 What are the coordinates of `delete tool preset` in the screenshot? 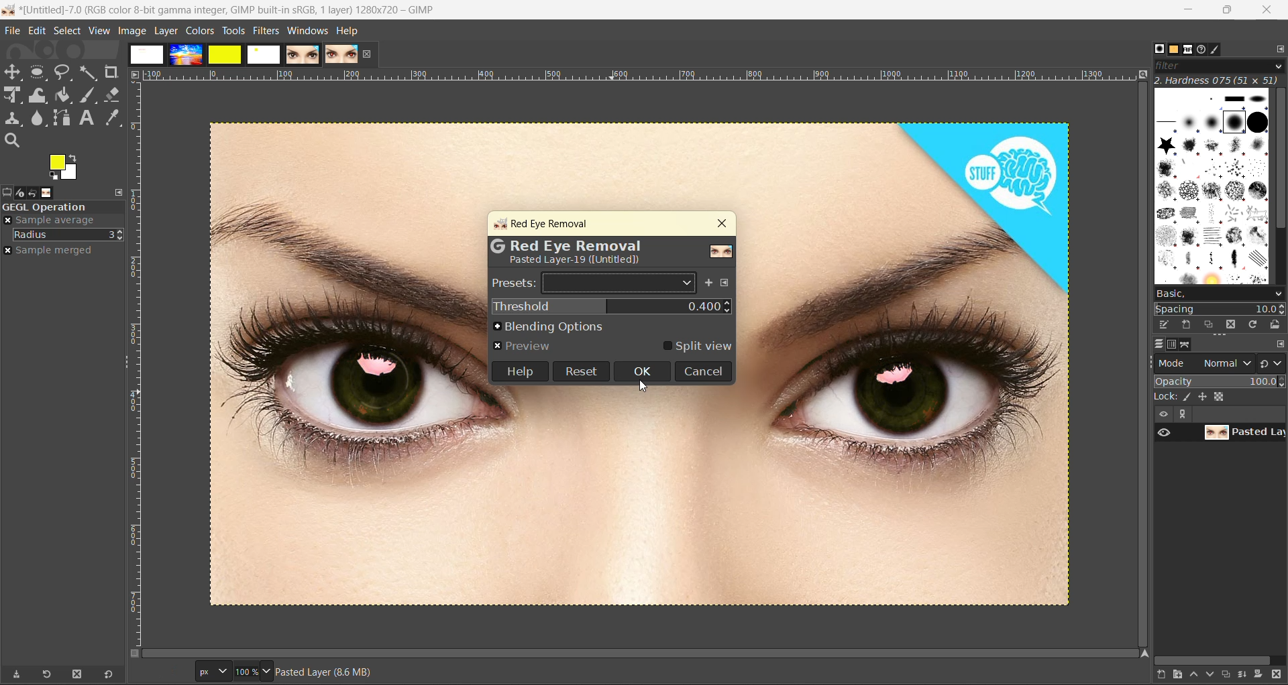 It's located at (78, 675).